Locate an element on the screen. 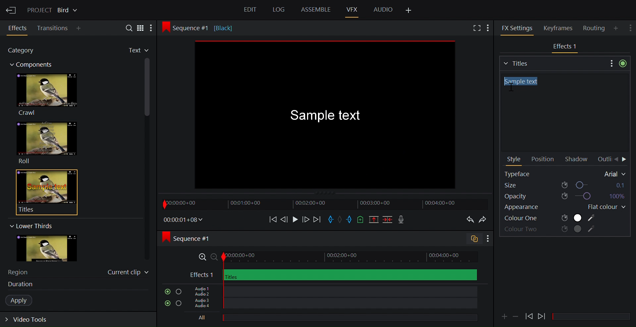 This screenshot has height=327, width=636. Zoom Timeline is located at coordinates (334, 257).